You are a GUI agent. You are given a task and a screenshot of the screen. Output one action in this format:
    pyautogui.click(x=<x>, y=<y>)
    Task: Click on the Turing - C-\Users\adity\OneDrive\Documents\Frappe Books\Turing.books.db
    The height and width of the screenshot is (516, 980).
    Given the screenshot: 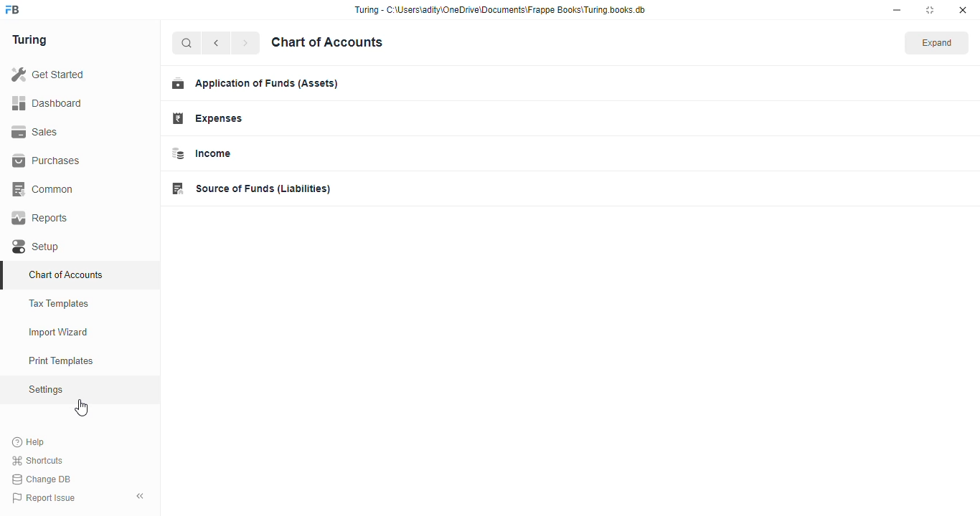 What is the action you would take?
    pyautogui.click(x=501, y=9)
    